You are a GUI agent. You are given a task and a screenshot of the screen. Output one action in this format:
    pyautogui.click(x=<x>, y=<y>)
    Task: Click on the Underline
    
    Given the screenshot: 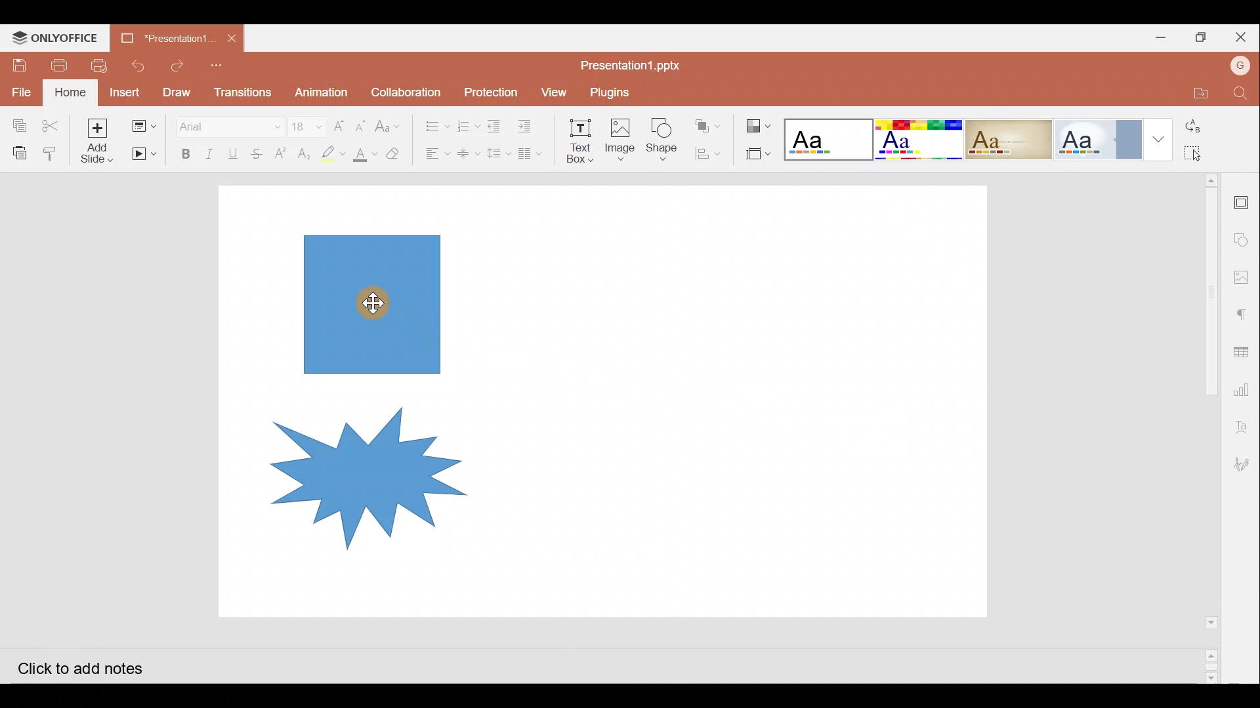 What is the action you would take?
    pyautogui.click(x=236, y=151)
    